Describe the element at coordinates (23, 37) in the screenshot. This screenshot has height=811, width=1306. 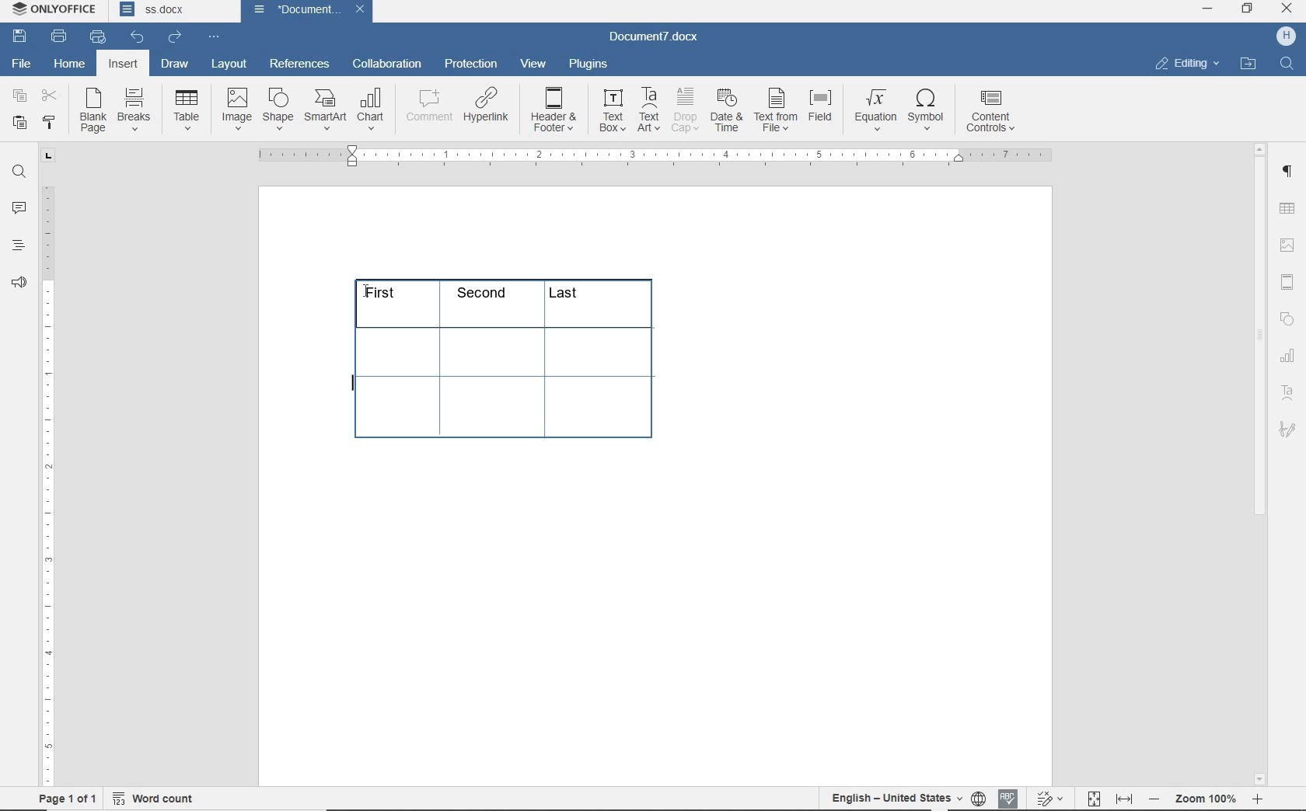
I see `save` at that location.